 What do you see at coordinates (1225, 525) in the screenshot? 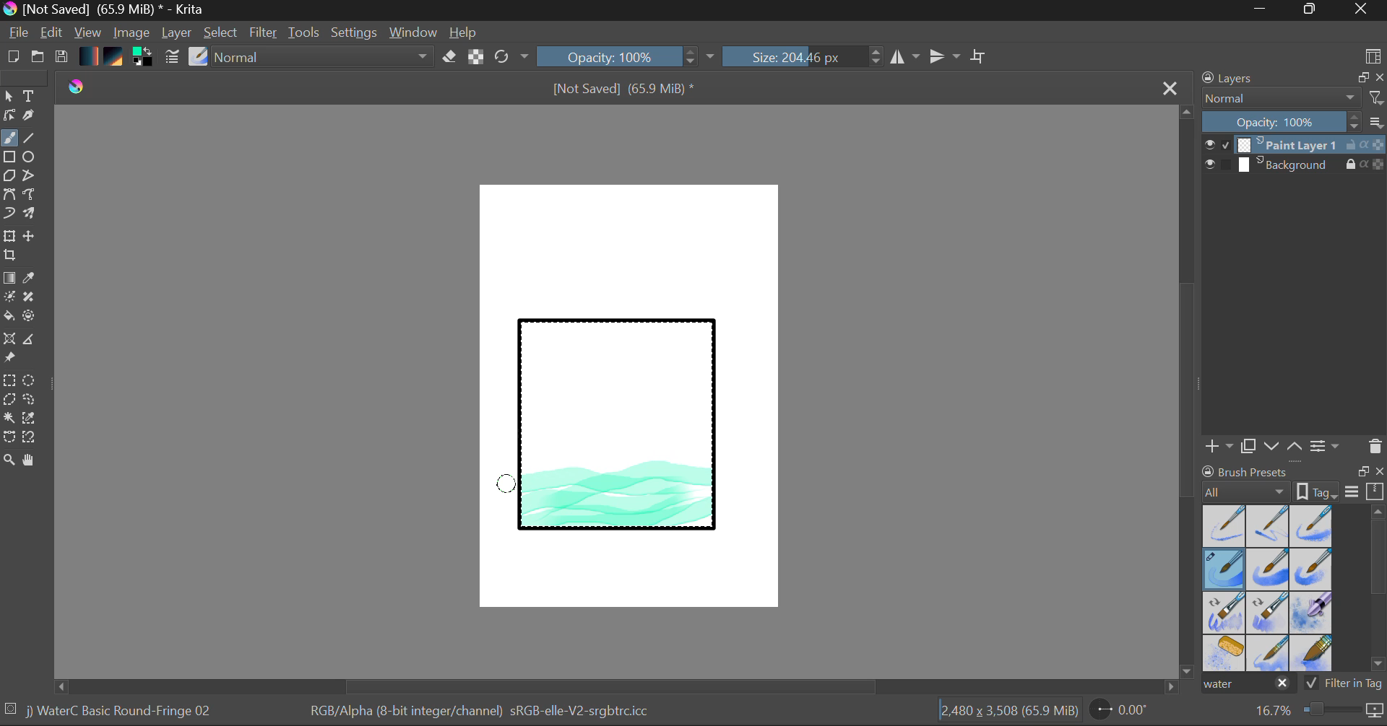
I see `Water C - Dry` at bounding box center [1225, 525].